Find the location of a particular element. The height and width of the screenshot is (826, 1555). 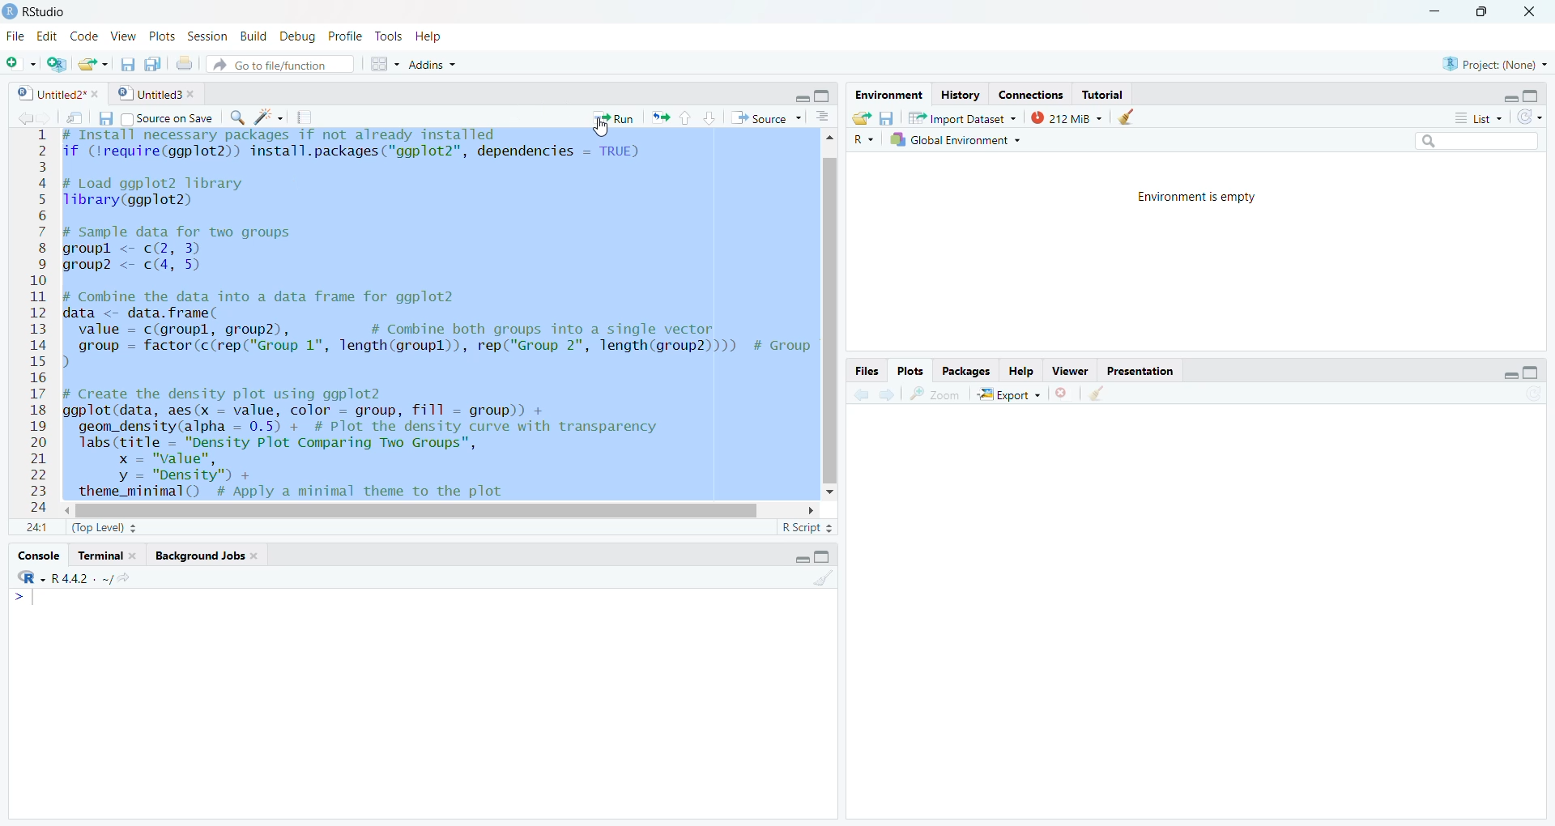

maximize is located at coordinates (829, 557).